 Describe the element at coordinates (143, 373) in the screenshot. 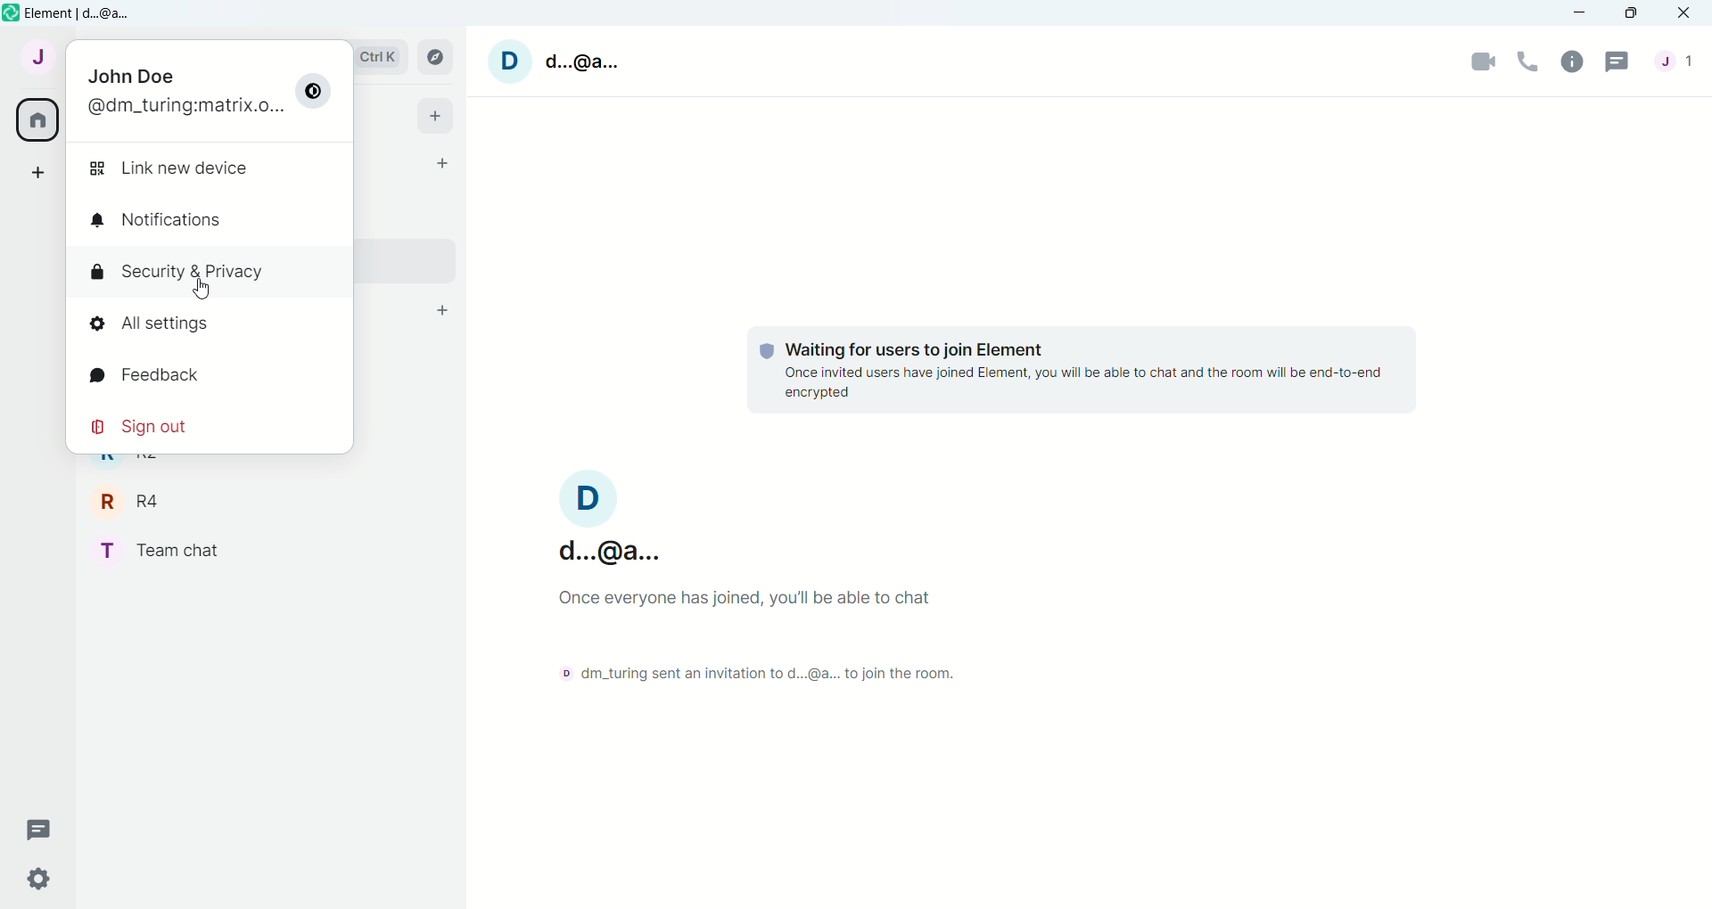

I see `Feedback` at that location.